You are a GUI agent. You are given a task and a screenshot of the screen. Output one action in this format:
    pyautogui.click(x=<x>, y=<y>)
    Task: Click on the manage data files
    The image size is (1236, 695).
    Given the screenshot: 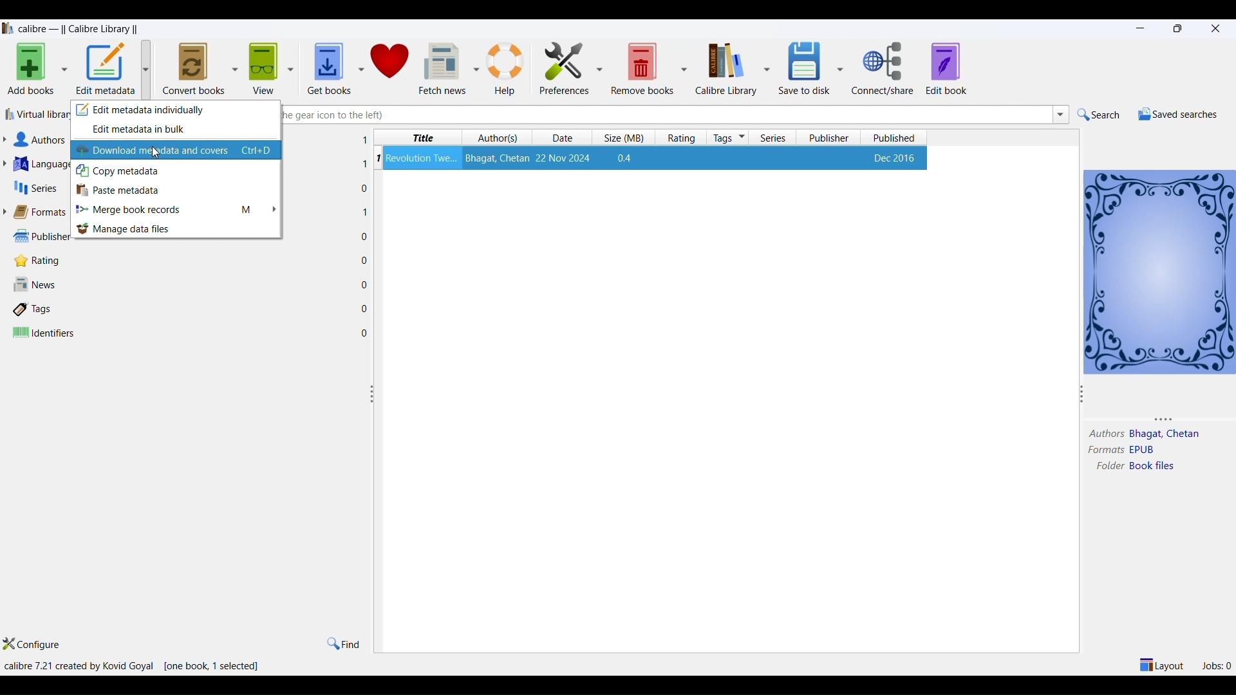 What is the action you would take?
    pyautogui.click(x=178, y=229)
    